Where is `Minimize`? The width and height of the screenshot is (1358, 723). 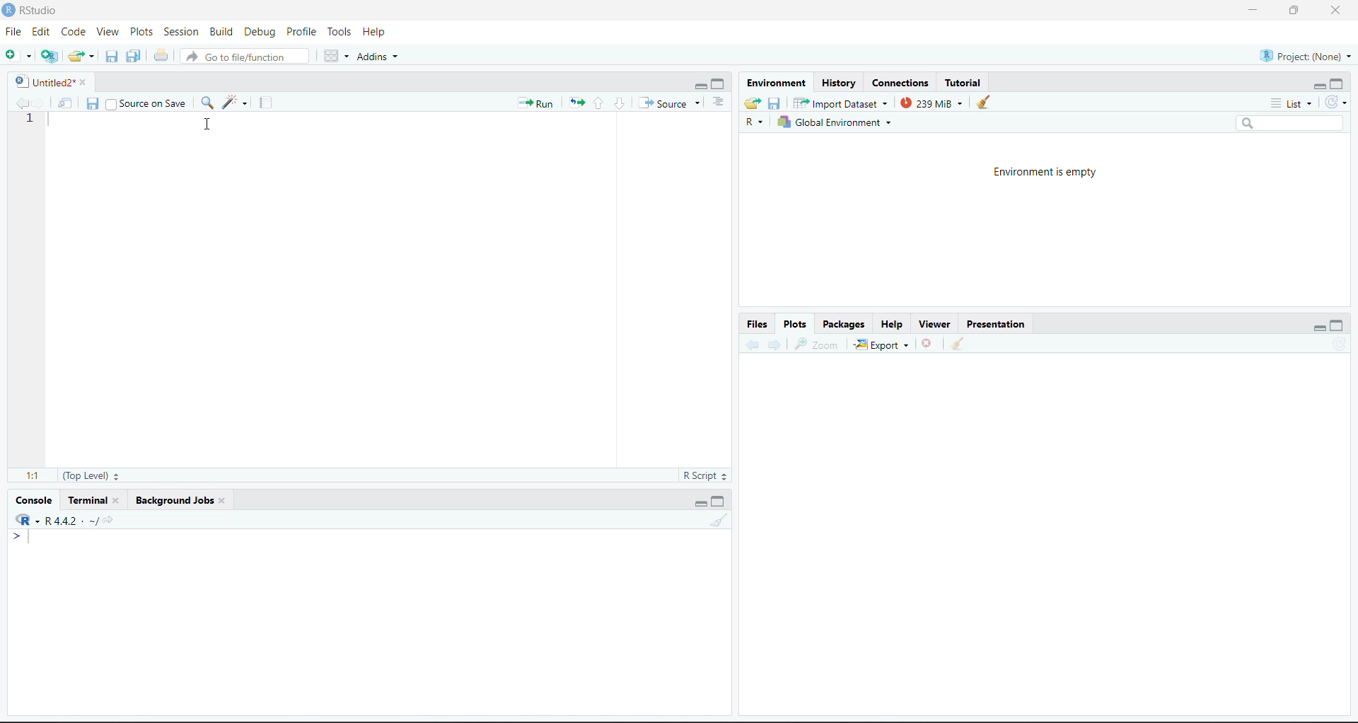
Minimize is located at coordinates (699, 502).